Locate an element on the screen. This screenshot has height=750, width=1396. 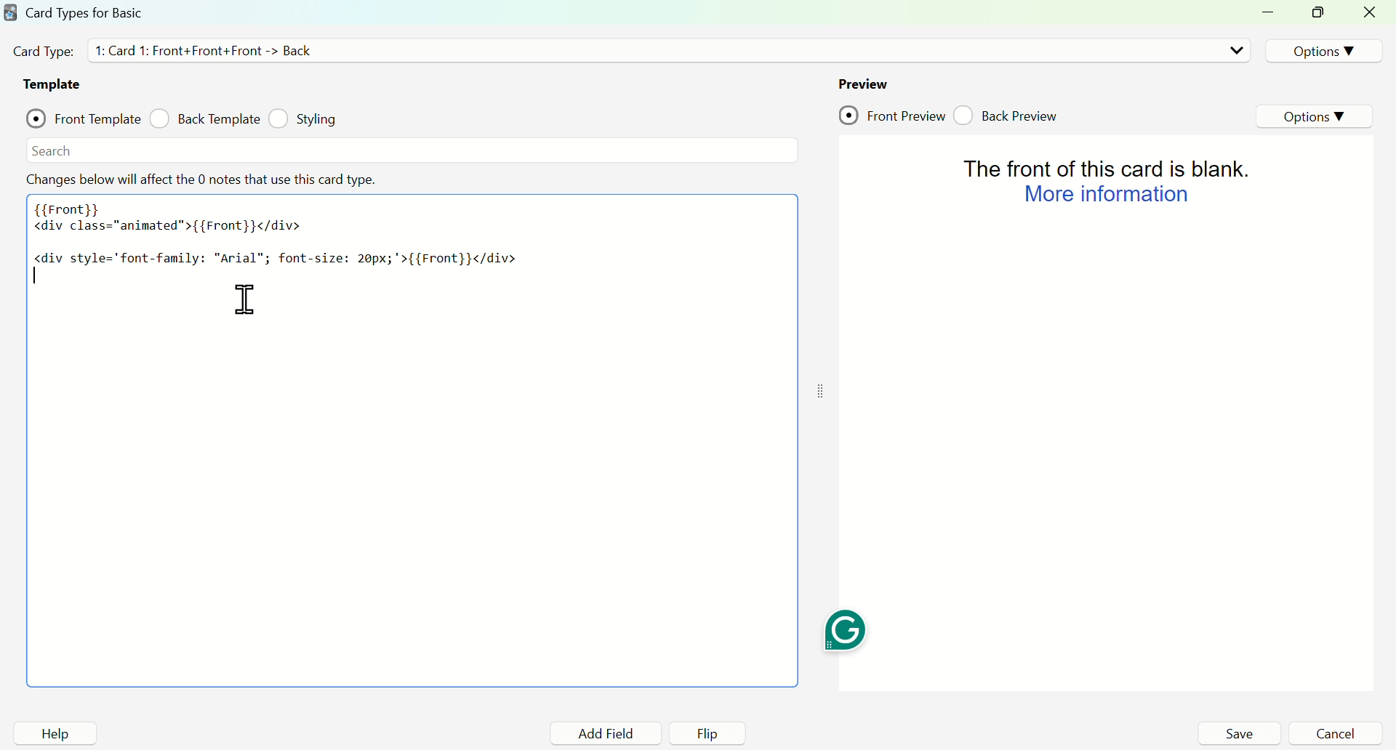
Minimize is located at coordinates (1272, 13).